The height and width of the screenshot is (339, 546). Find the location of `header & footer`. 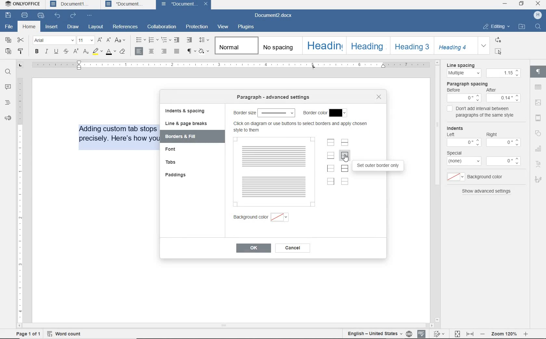

header & footer is located at coordinates (538, 118).